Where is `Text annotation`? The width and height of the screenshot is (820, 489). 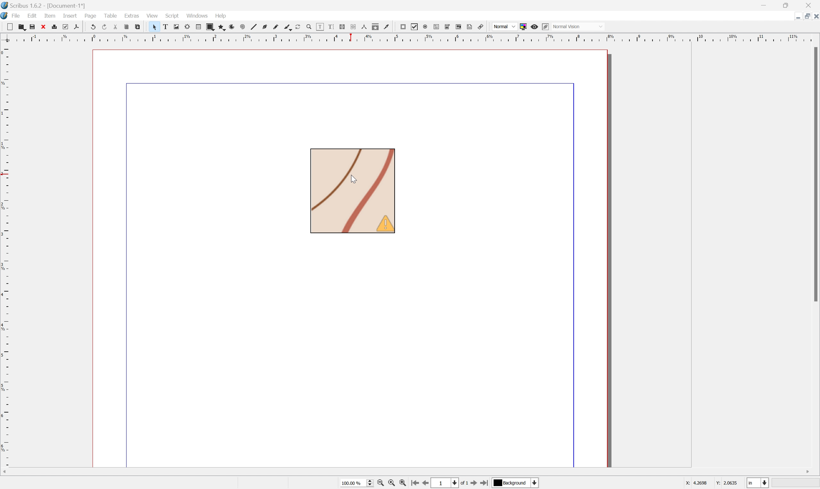 Text annotation is located at coordinates (470, 27).